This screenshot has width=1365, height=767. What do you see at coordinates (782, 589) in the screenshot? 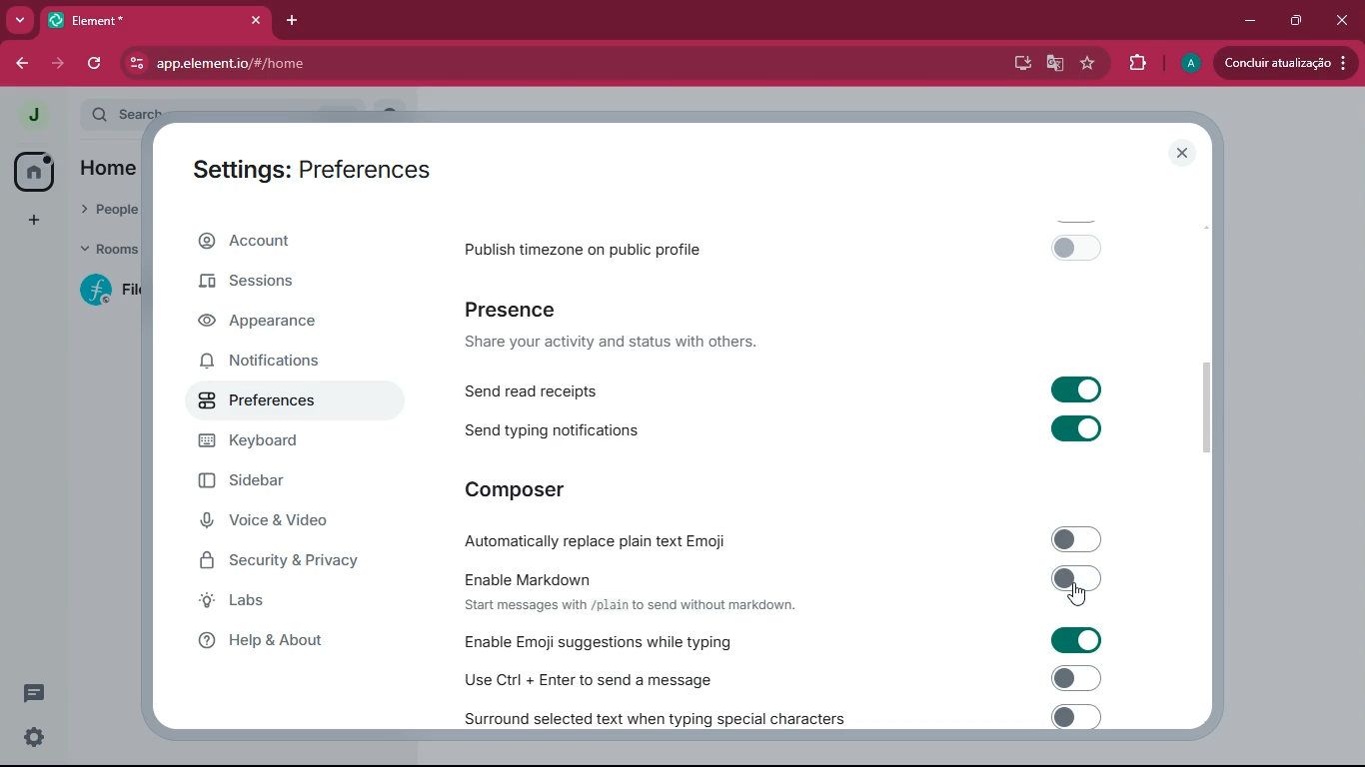
I see `enable markdown (Unabled)` at bounding box center [782, 589].